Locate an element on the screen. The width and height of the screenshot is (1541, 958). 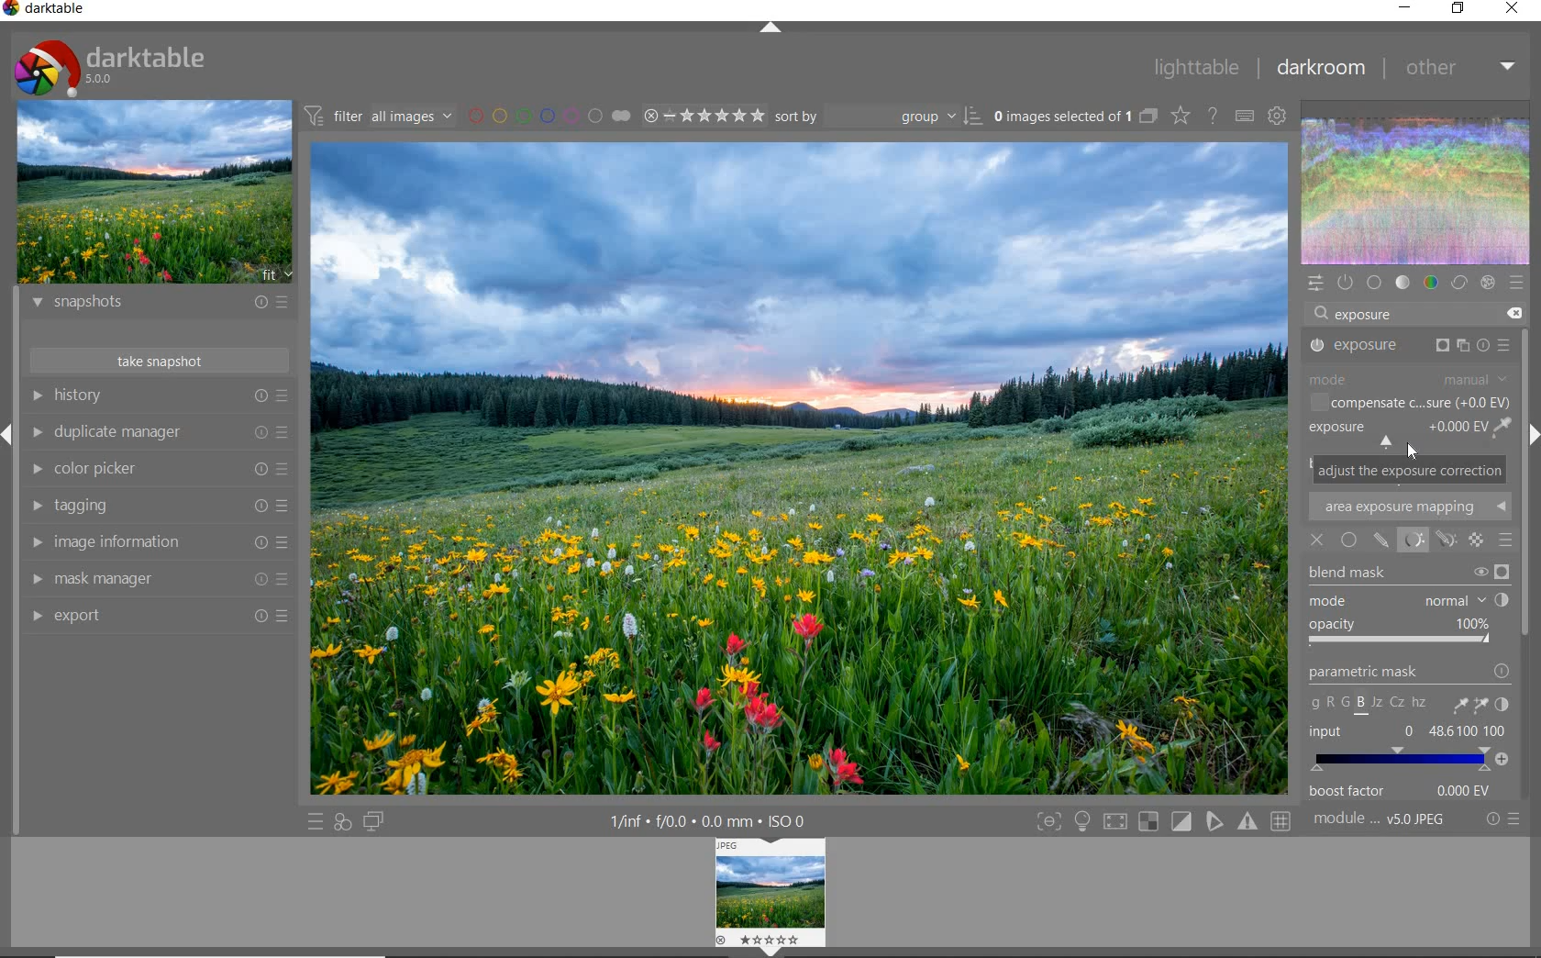
change overlays shown on thumbnails is located at coordinates (1179, 117).